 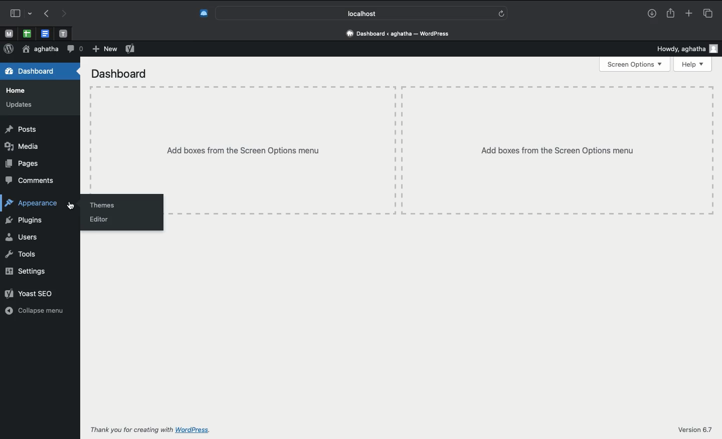 What do you see at coordinates (103, 203) in the screenshot?
I see `Themes` at bounding box center [103, 203].